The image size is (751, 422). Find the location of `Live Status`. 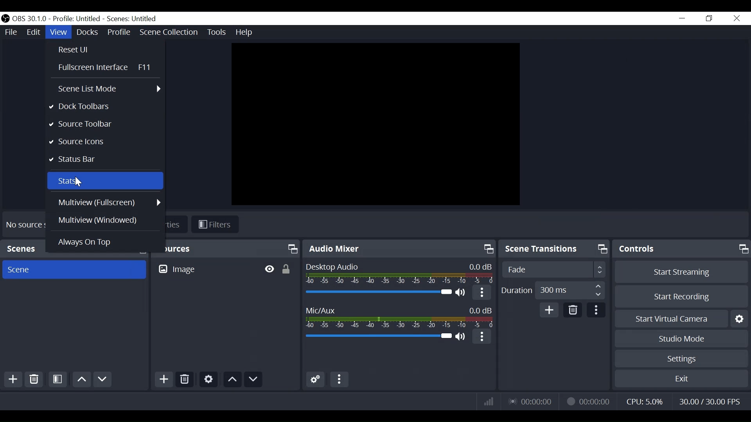

Live Status is located at coordinates (532, 401).